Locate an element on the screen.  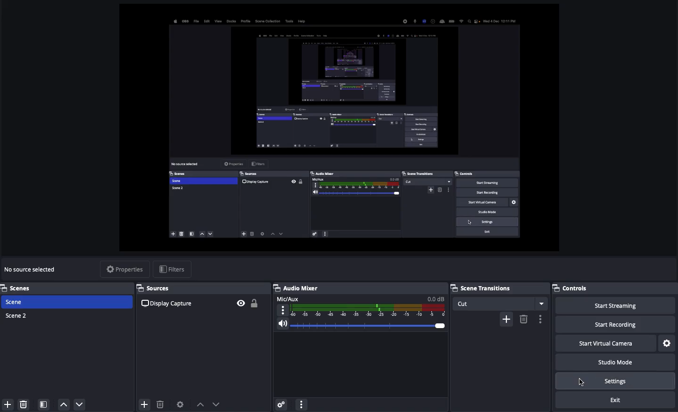
Source is located at coordinates (167, 303).